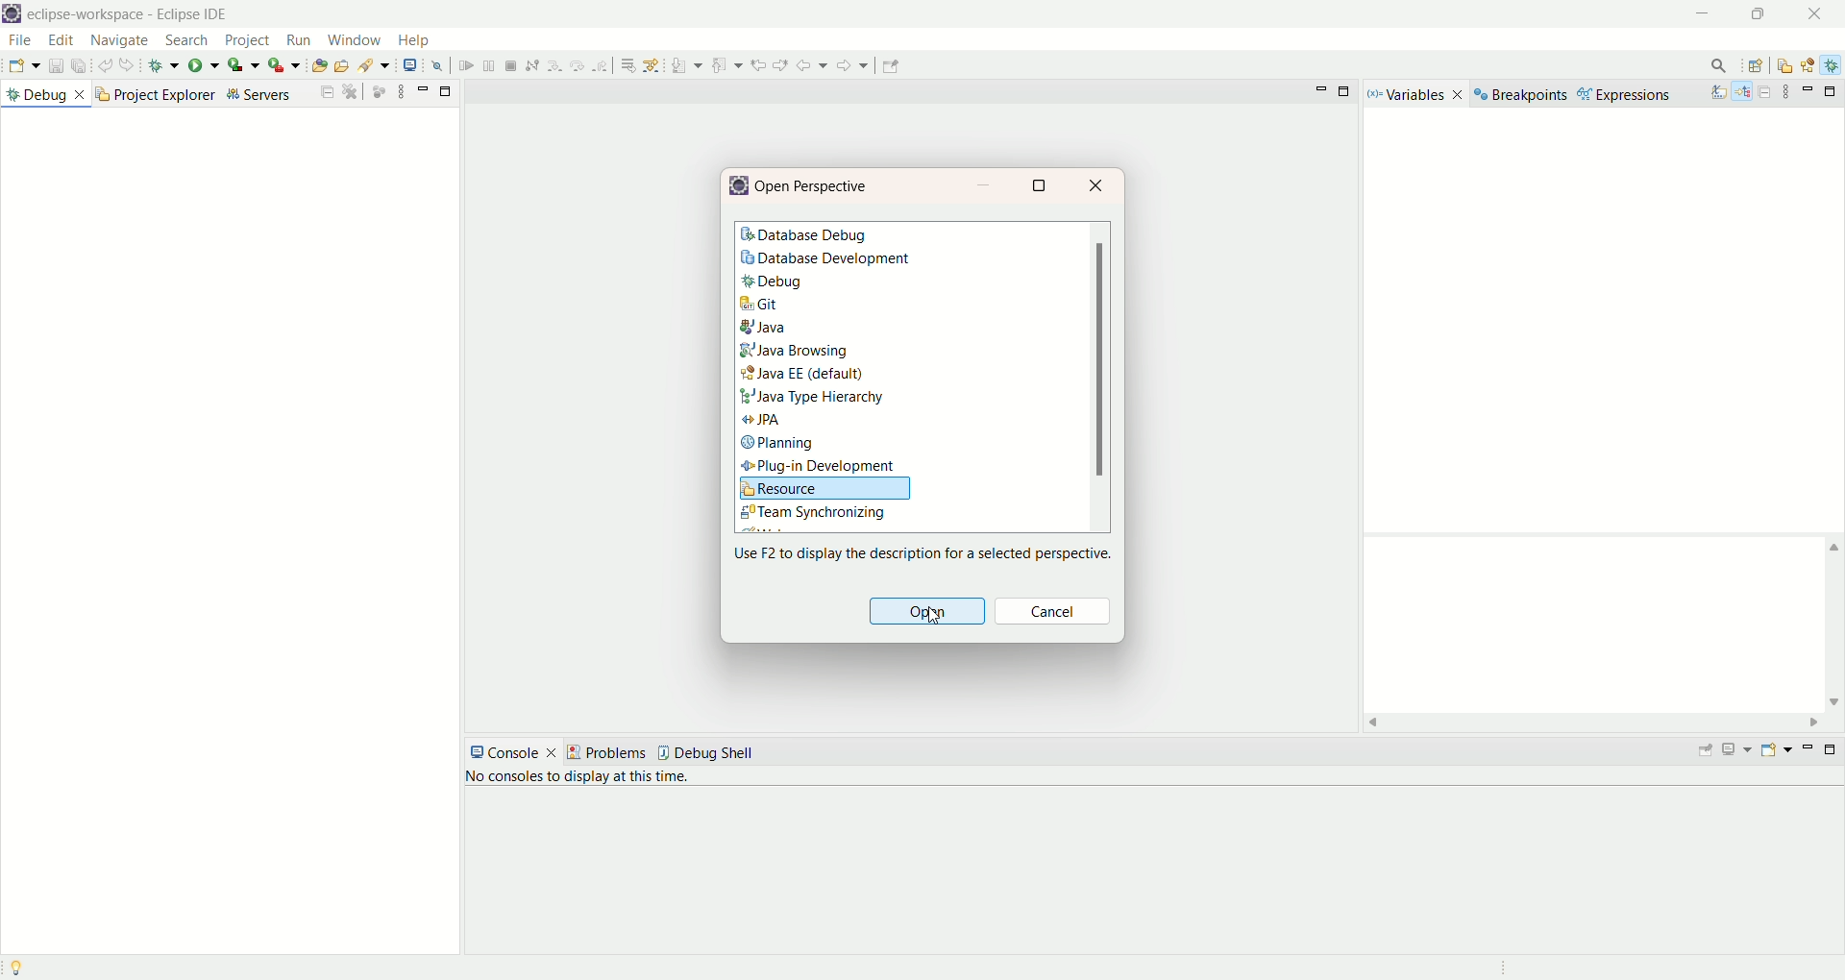  I want to click on variables, so click(1415, 93).